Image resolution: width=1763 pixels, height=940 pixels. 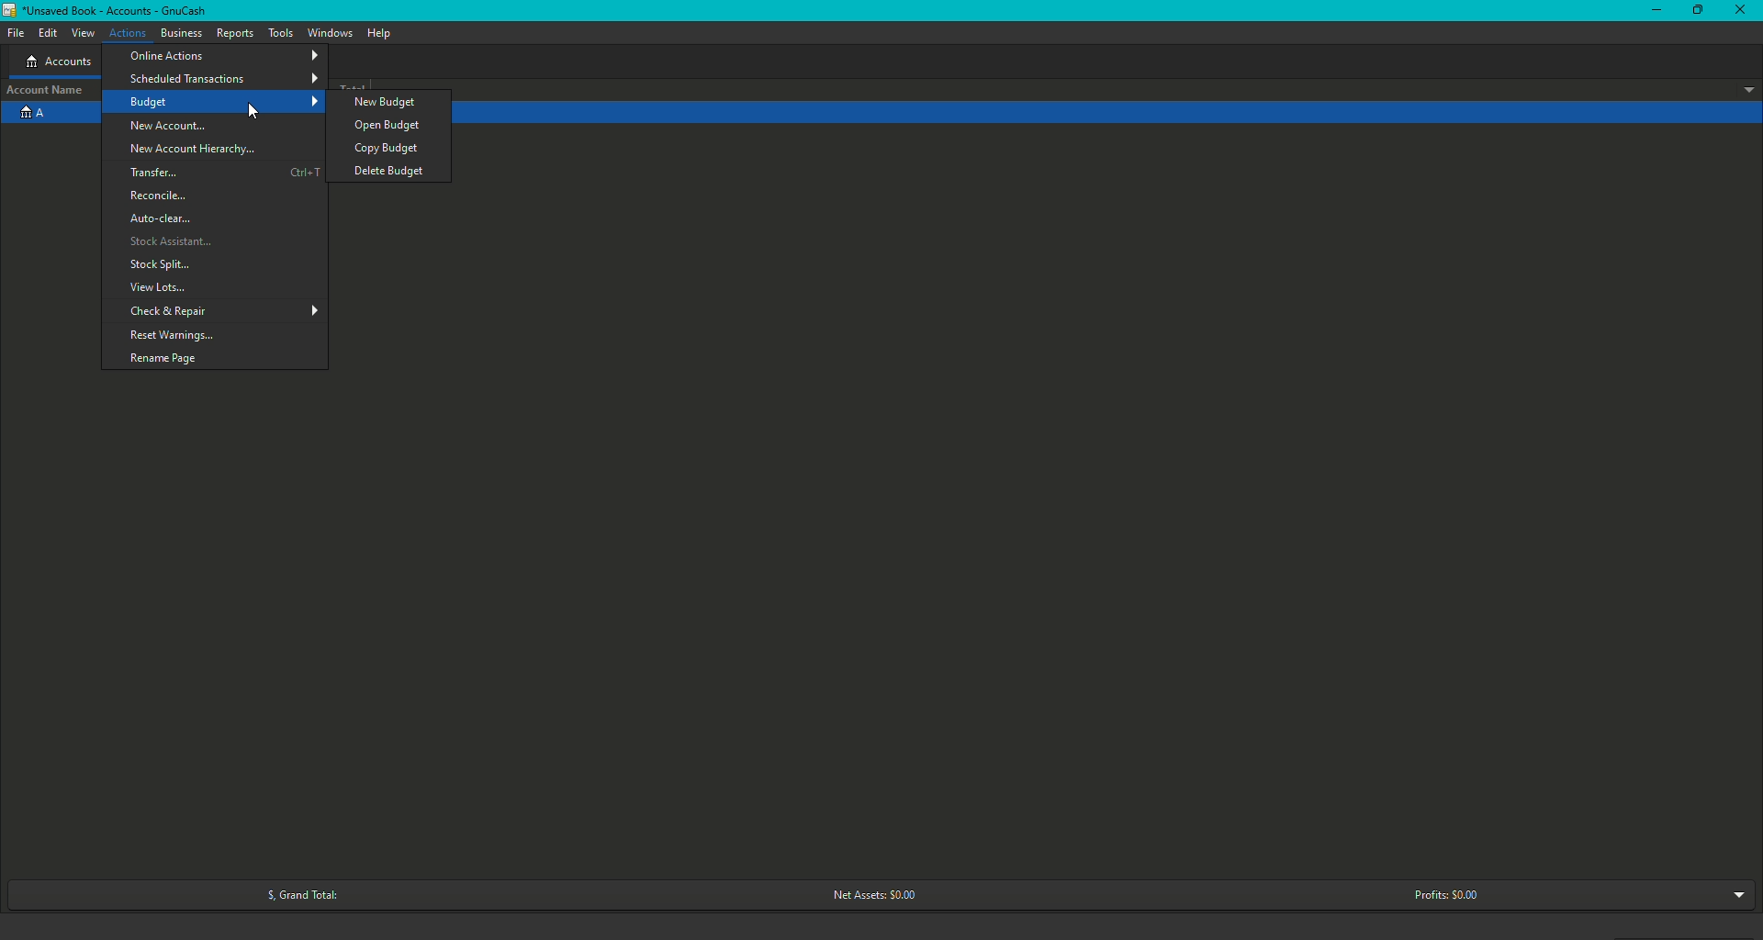 What do you see at coordinates (63, 90) in the screenshot?
I see `Account name` at bounding box center [63, 90].